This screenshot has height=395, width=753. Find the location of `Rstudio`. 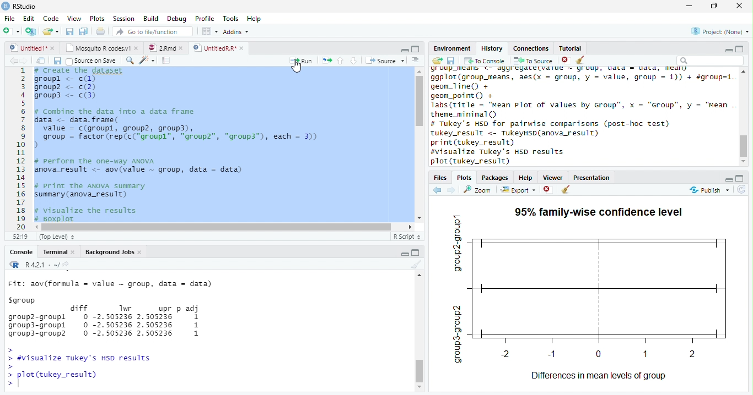

Rstudio is located at coordinates (18, 5).